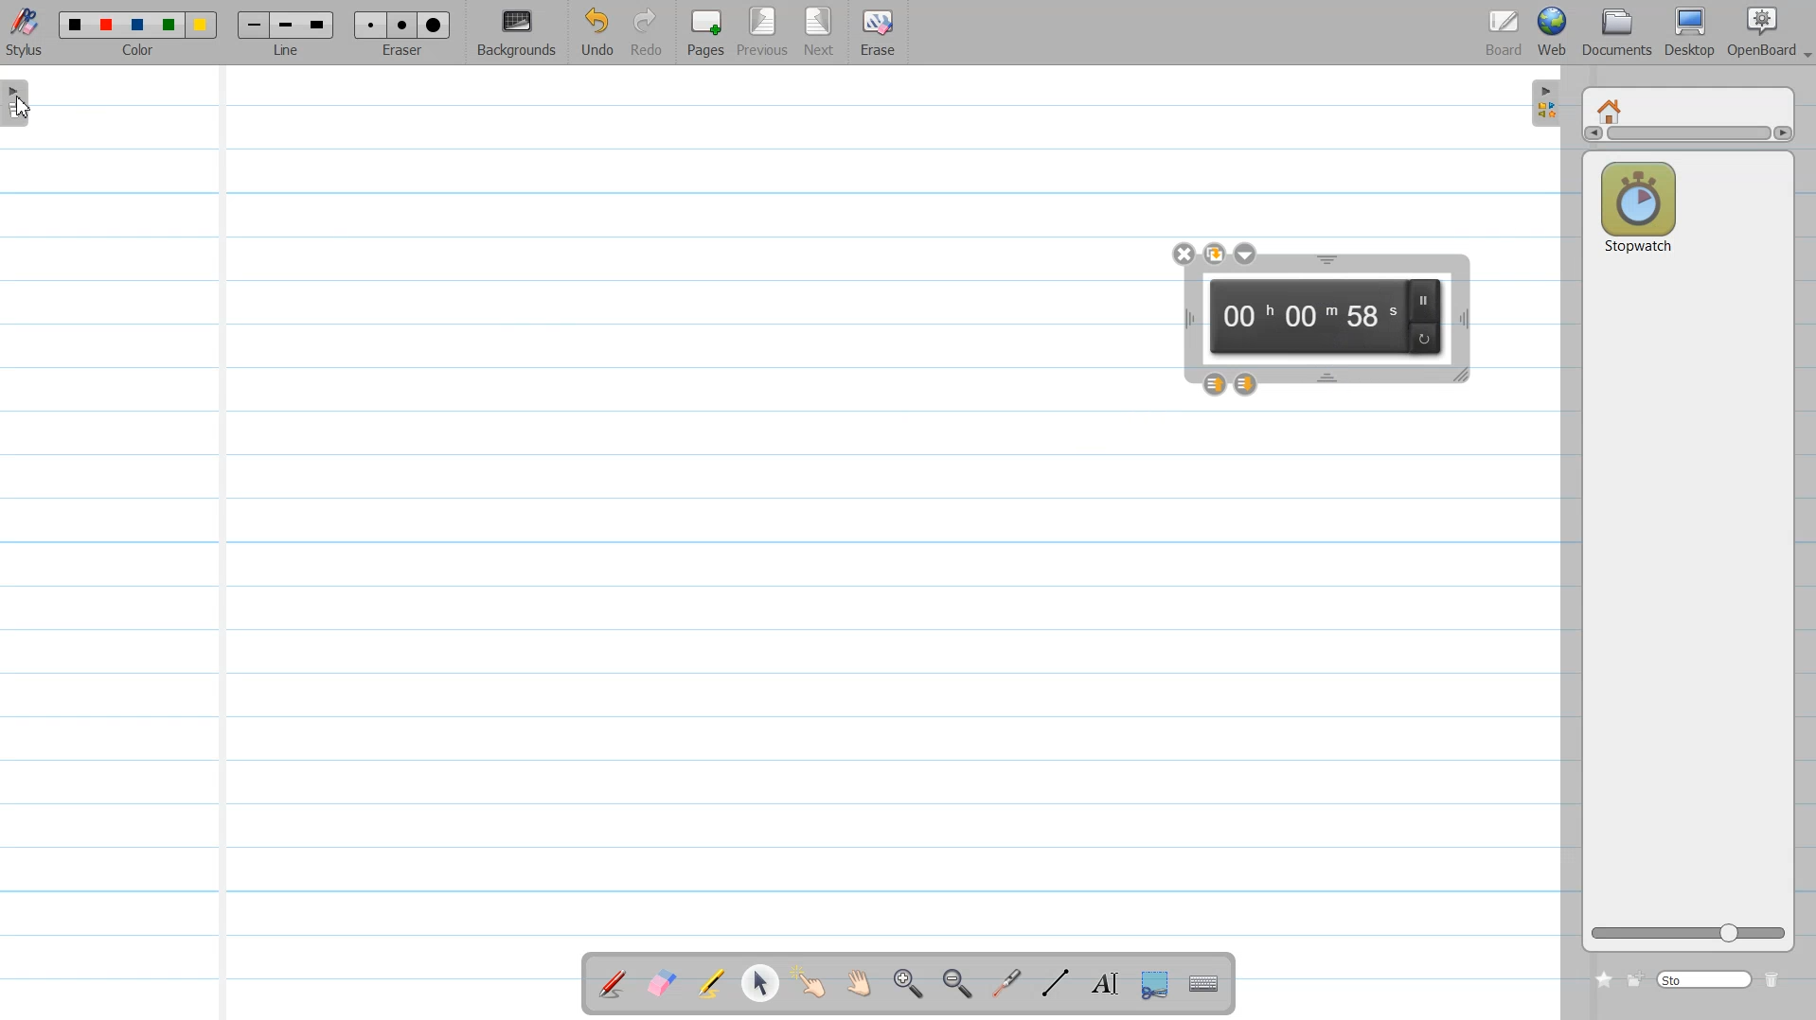  Describe the element at coordinates (648, 33) in the screenshot. I see `Redo` at that location.